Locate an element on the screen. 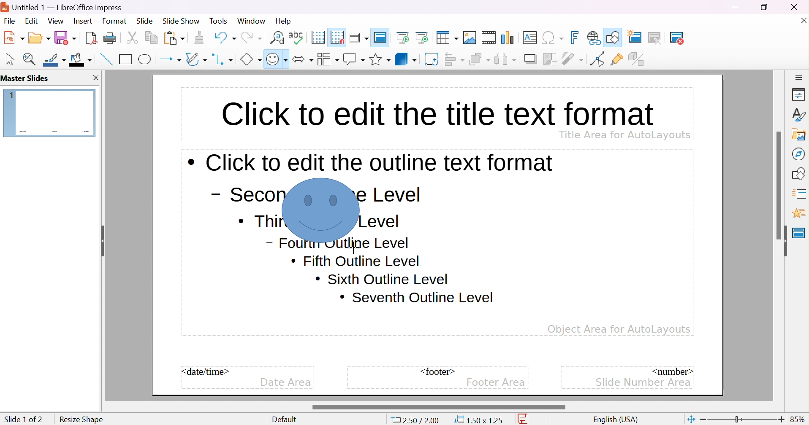 Image resolution: width=809 pixels, height=425 pixels. shapes is located at coordinates (800, 172).